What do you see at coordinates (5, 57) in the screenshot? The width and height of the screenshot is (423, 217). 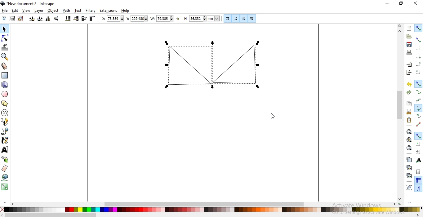 I see `zoom in or out` at bounding box center [5, 57].